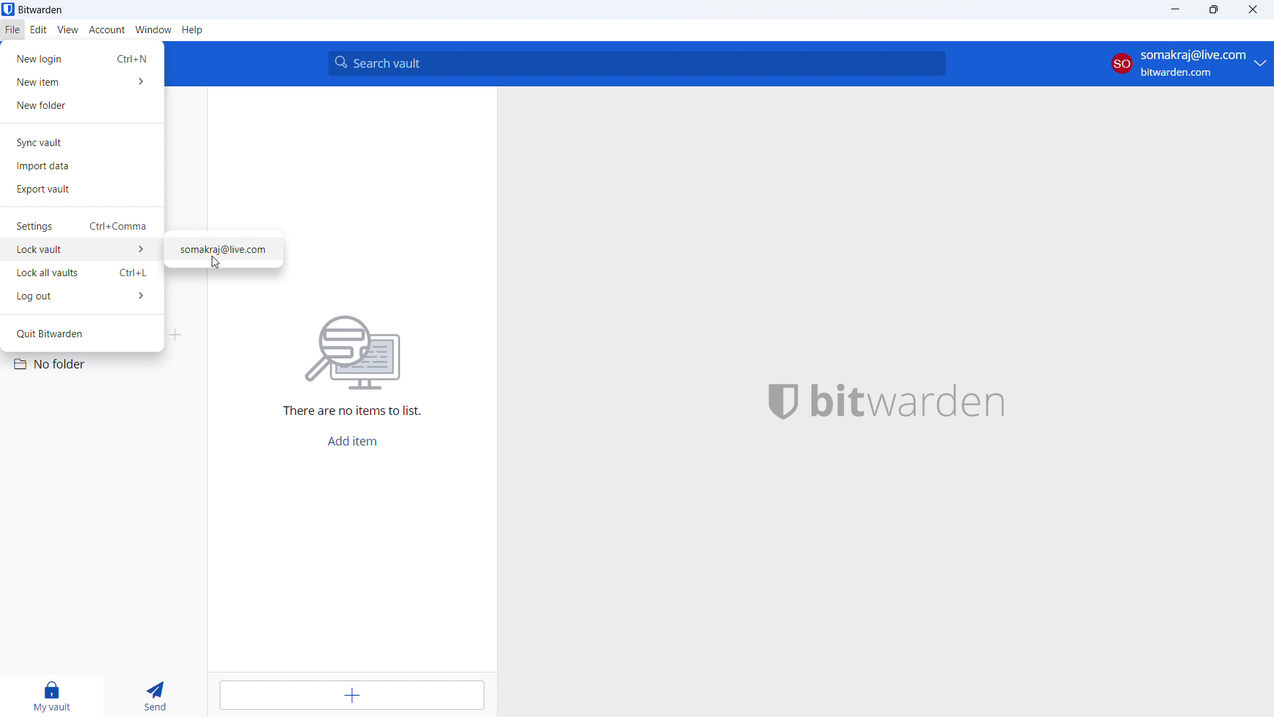 Image resolution: width=1274 pixels, height=717 pixels. What do you see at coordinates (1178, 9) in the screenshot?
I see `minimize` at bounding box center [1178, 9].